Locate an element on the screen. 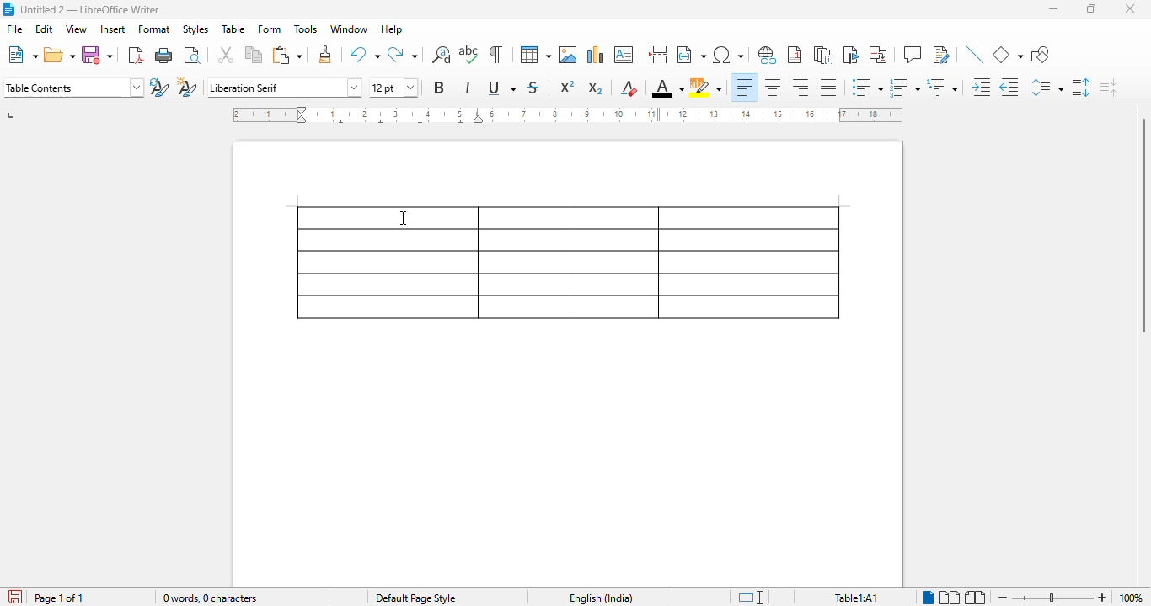  file is located at coordinates (14, 28).